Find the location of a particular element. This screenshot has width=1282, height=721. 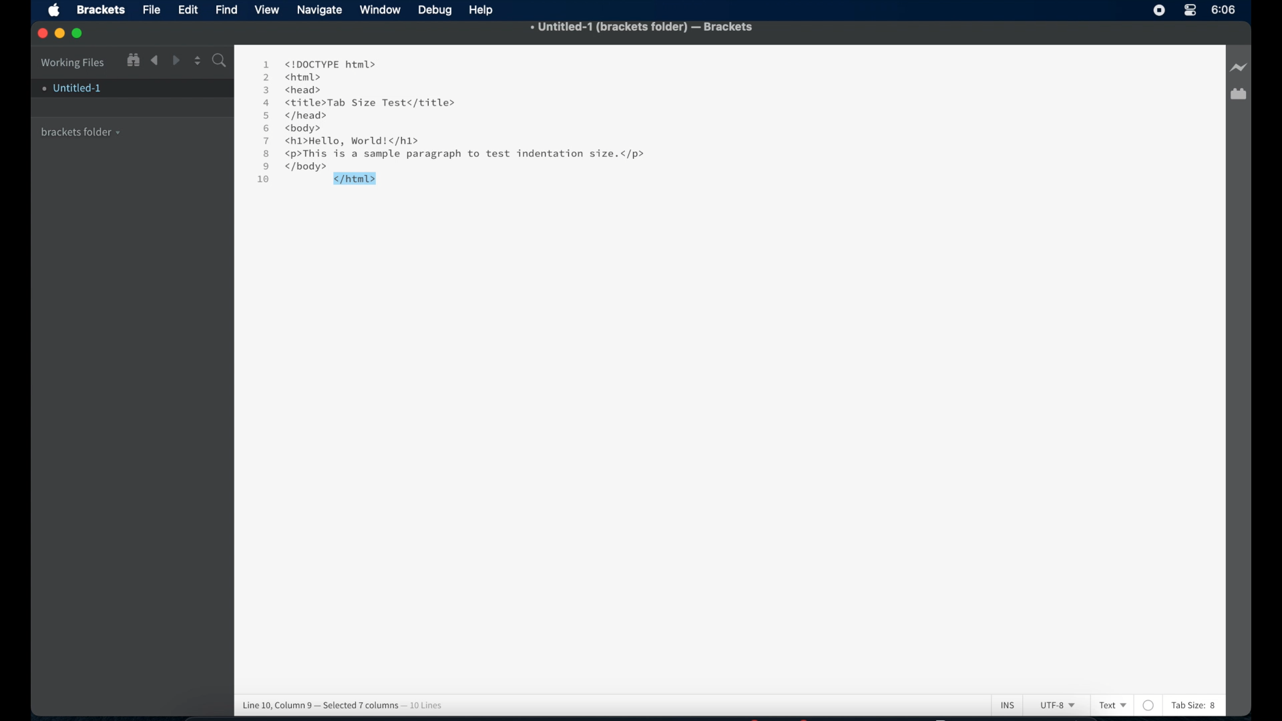

Close is located at coordinates (43, 34).